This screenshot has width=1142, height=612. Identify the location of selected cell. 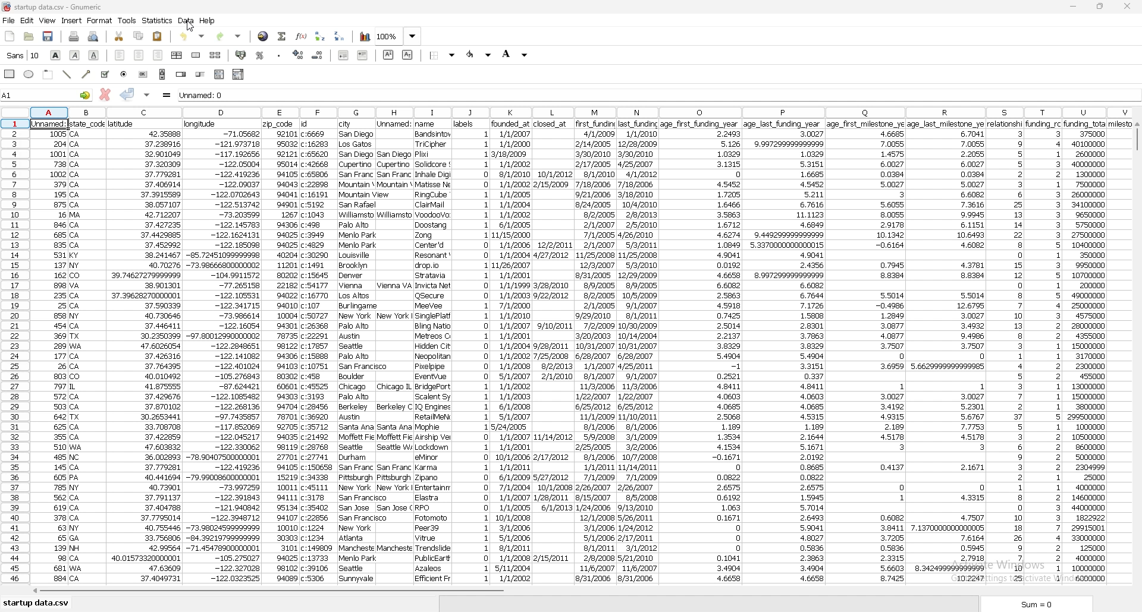
(46, 94).